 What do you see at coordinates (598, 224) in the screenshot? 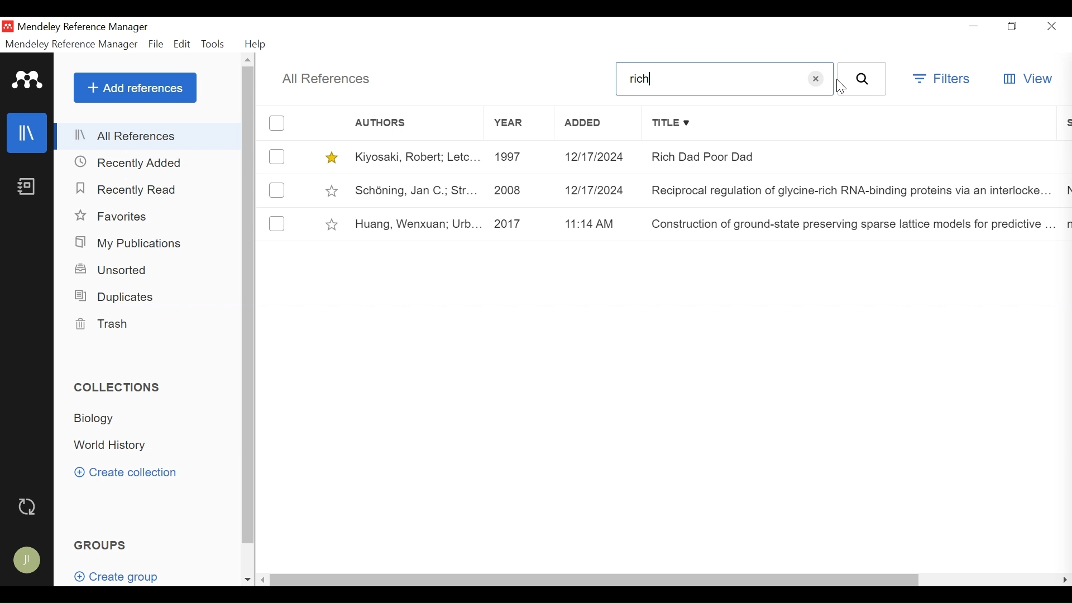
I see `11:14 AM` at bounding box center [598, 224].